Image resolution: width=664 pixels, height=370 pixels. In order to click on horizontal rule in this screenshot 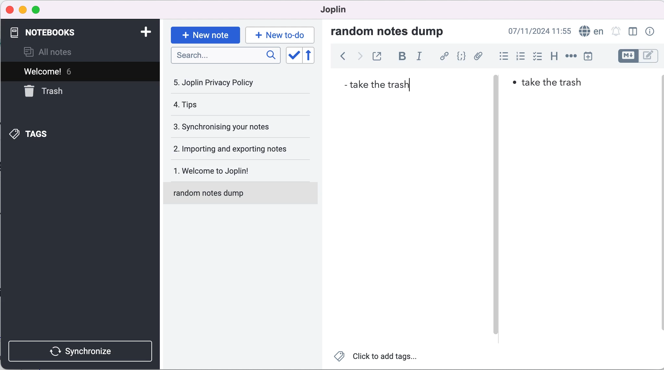, I will do `click(571, 56)`.